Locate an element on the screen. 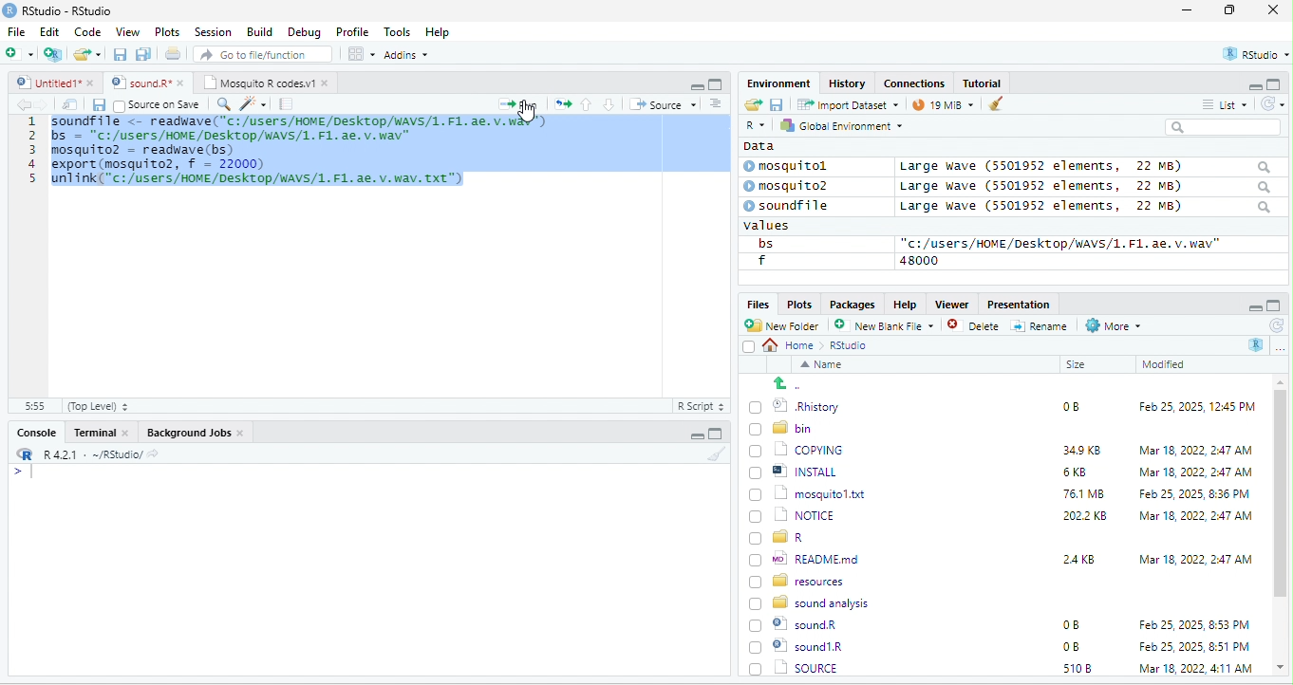 The width and height of the screenshot is (1293, 685). (Top Level) + is located at coordinates (98, 406).